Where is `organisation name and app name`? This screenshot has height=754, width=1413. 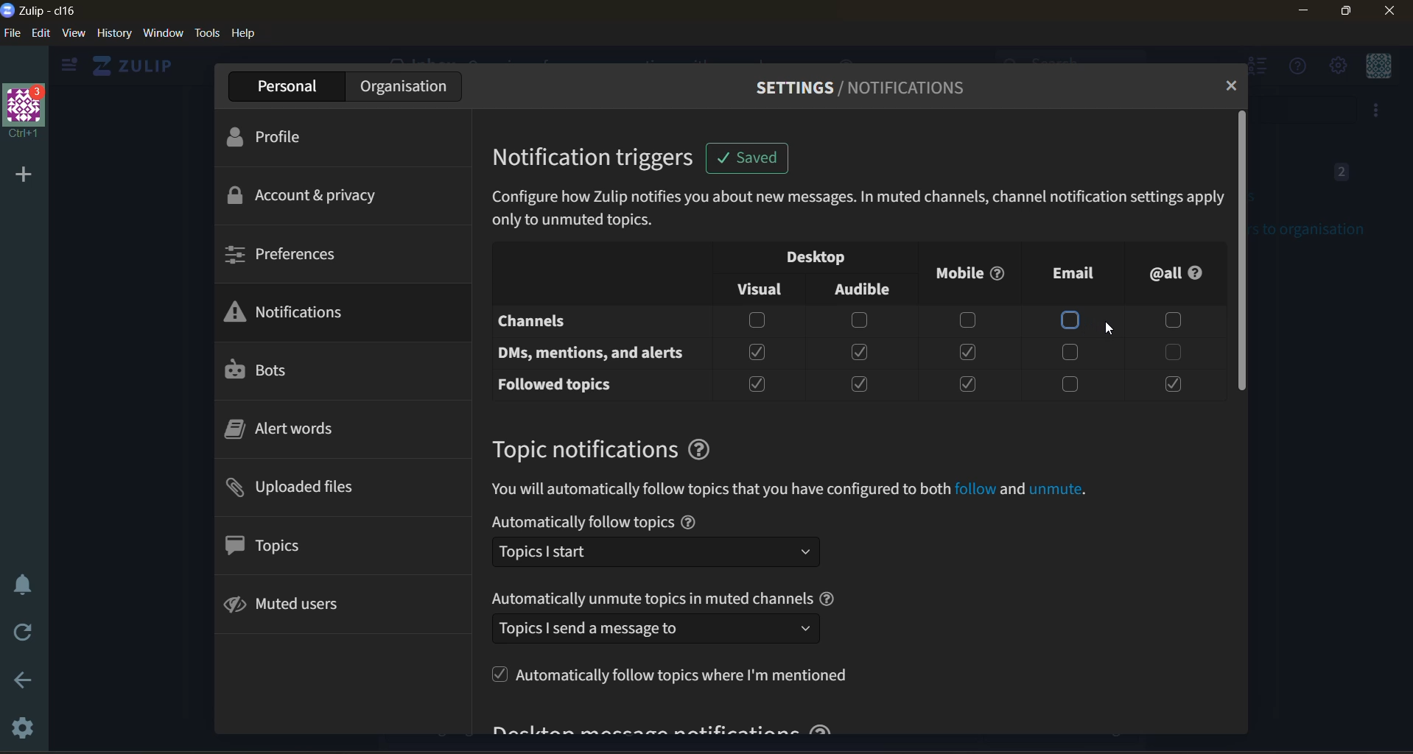
organisation name and app name is located at coordinates (47, 10).